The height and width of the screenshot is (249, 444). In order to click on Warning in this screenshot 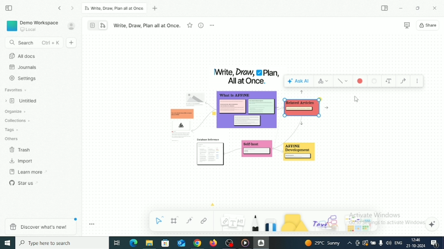, I will do `click(365, 243)`.